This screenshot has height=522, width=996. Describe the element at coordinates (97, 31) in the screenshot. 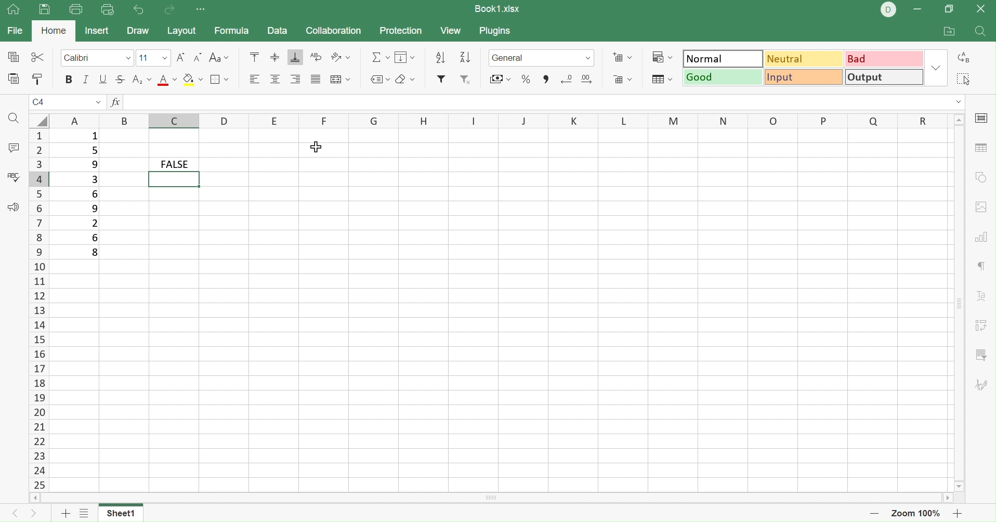

I see `Insert` at that location.